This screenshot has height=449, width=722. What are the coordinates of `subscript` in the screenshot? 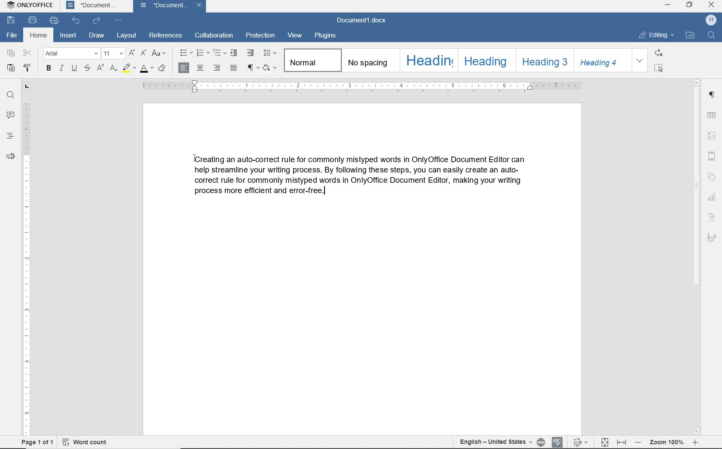 It's located at (113, 68).